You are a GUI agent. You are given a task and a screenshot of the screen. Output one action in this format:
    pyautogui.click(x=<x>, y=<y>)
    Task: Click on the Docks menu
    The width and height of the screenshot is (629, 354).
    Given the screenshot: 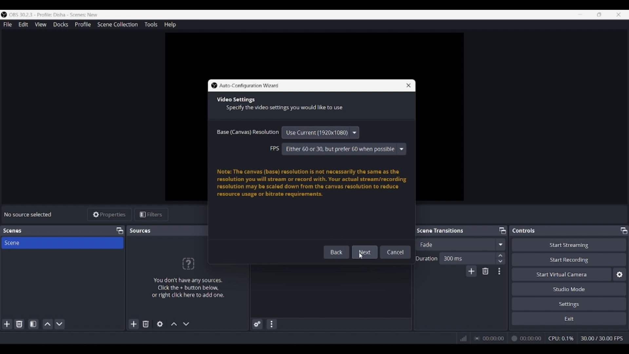 What is the action you would take?
    pyautogui.click(x=61, y=25)
    